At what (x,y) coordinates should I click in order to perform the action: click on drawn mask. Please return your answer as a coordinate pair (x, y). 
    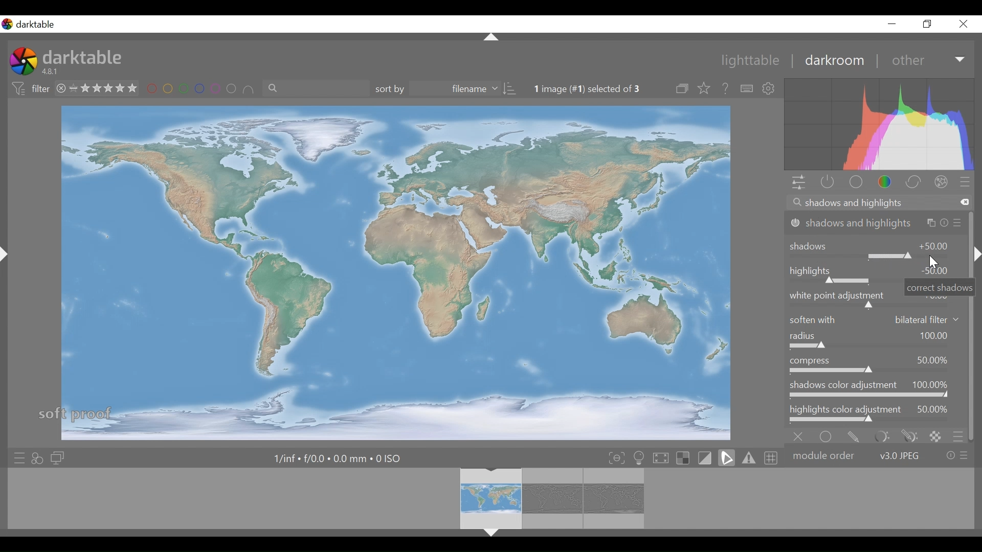
    Looking at the image, I should click on (854, 435).